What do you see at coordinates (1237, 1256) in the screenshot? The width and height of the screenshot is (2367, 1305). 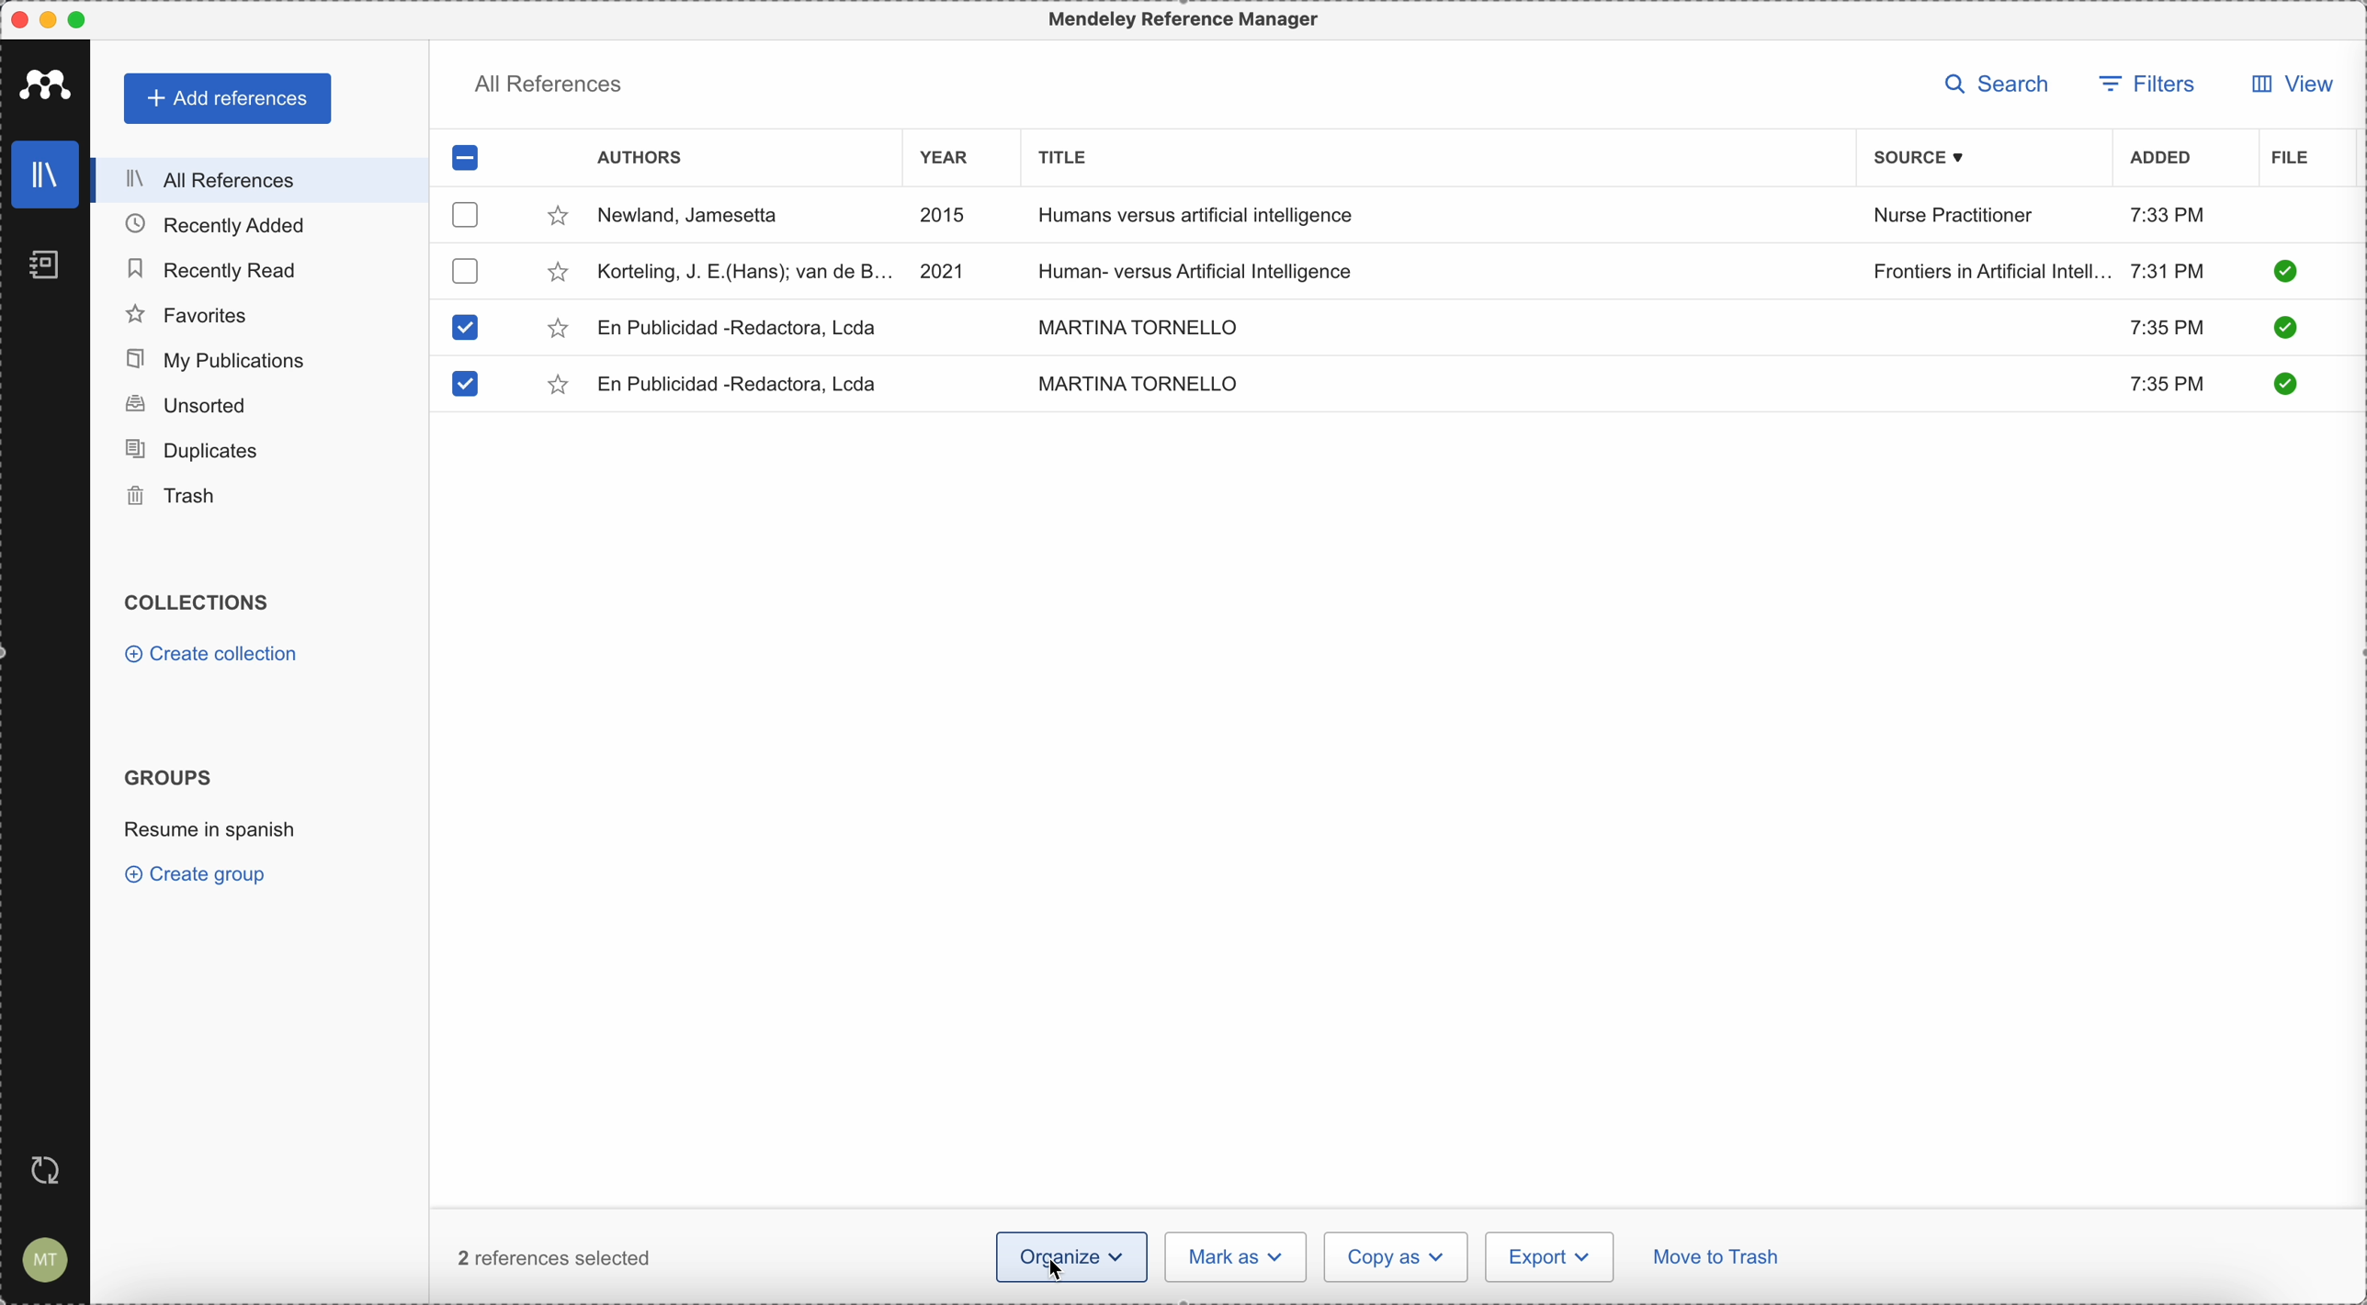 I see `mark as` at bounding box center [1237, 1256].